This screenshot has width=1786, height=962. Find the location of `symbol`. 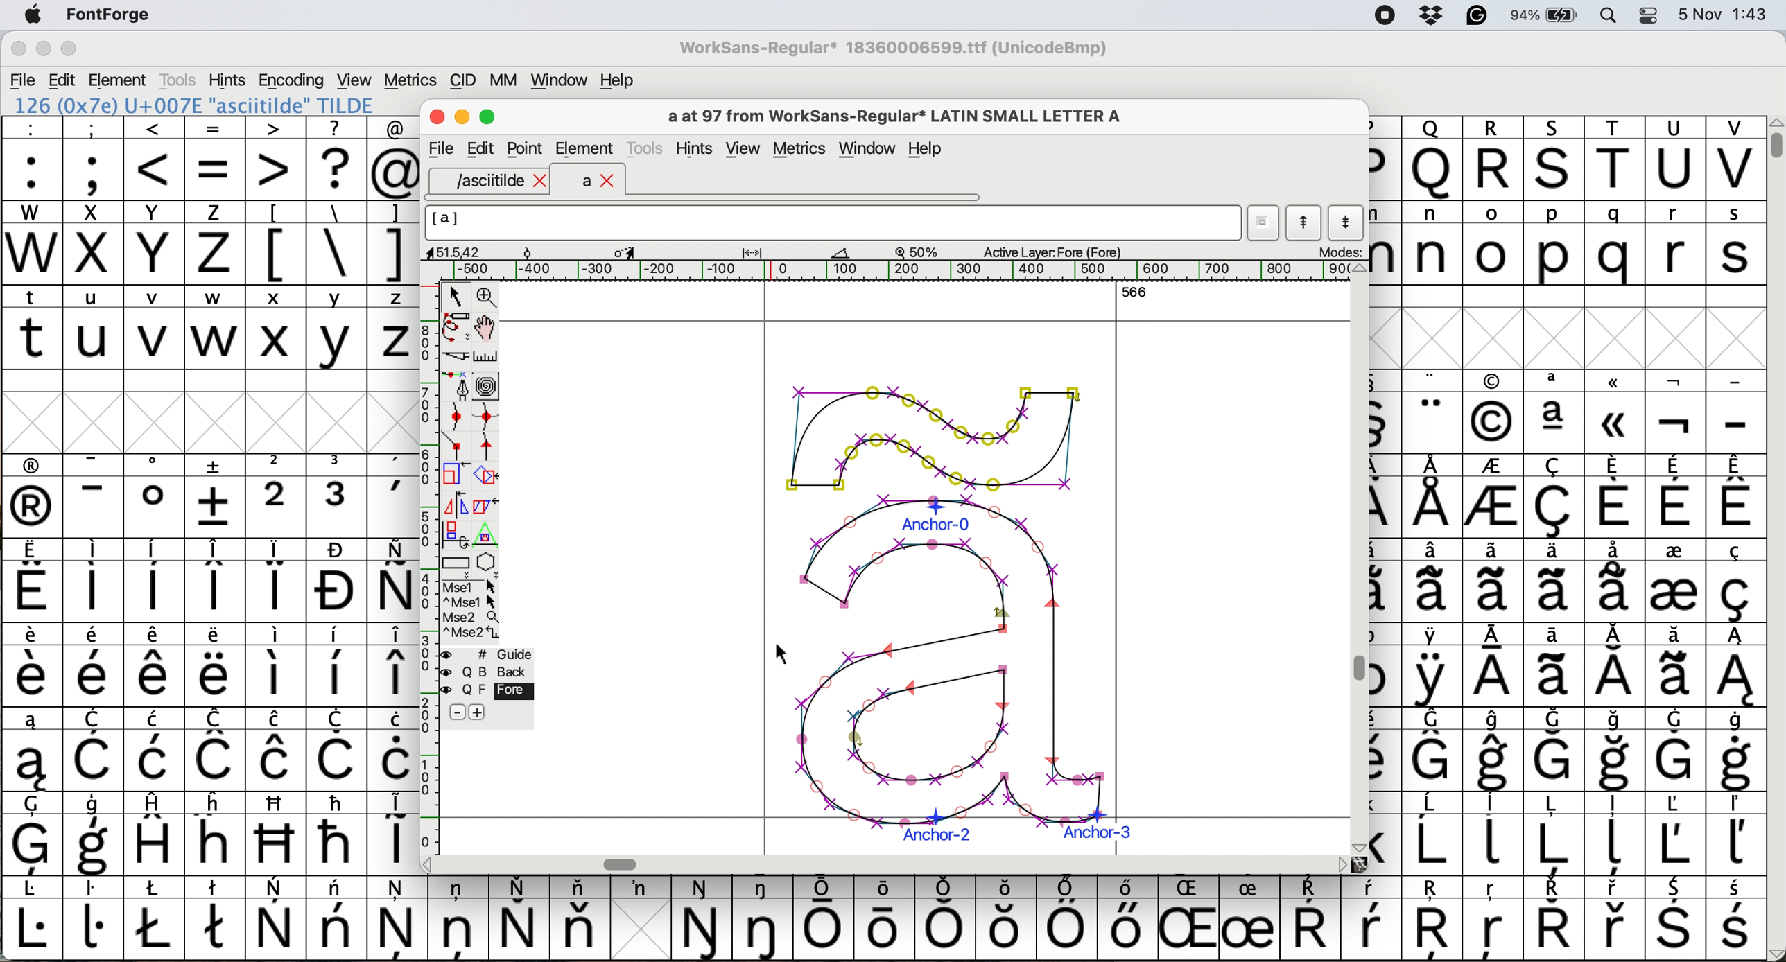

symbol is located at coordinates (339, 496).